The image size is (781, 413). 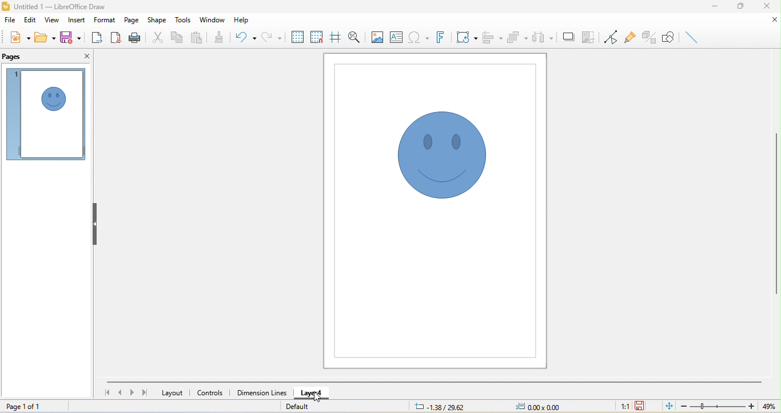 I want to click on format, so click(x=105, y=20).